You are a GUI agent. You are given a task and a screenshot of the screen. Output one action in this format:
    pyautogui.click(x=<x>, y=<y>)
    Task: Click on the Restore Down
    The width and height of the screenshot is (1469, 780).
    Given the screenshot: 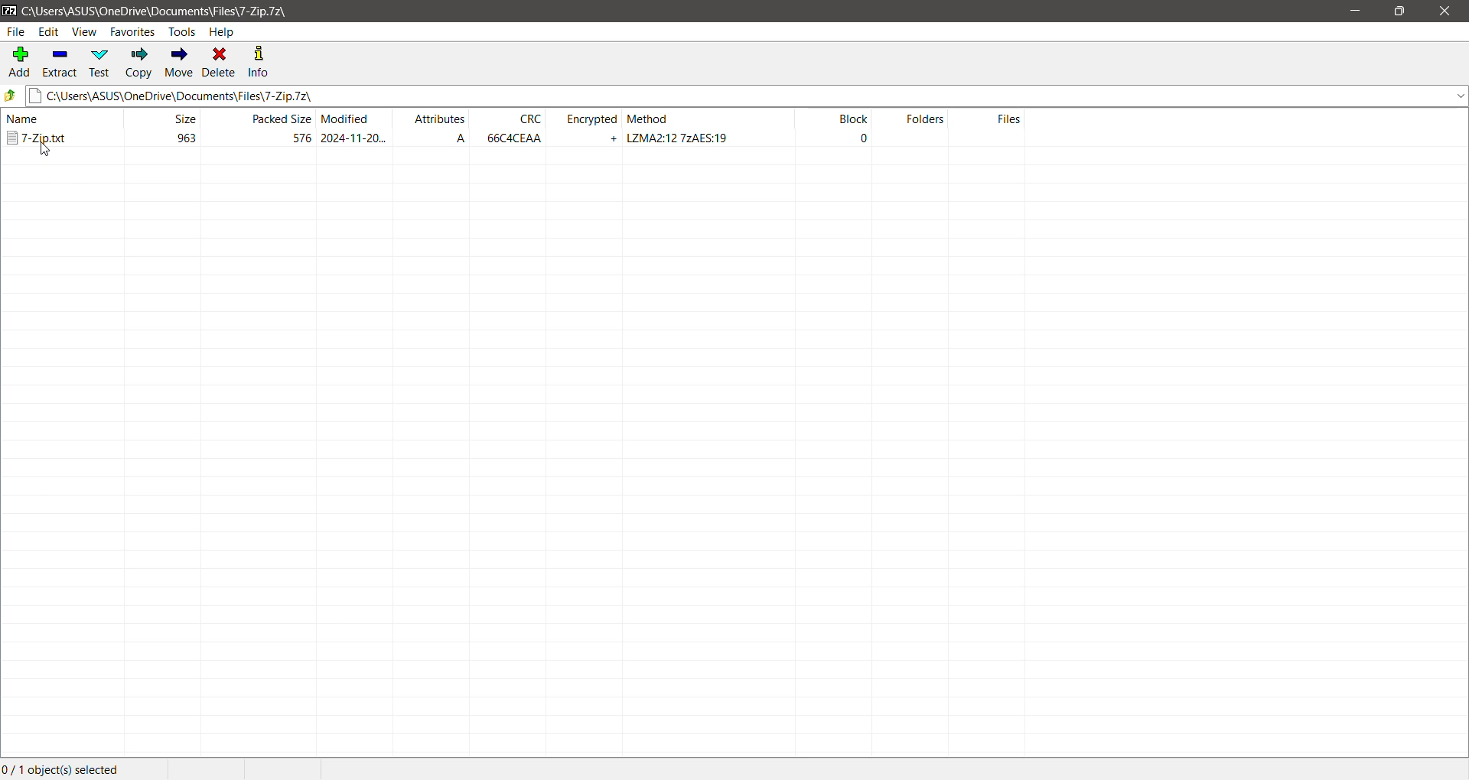 What is the action you would take?
    pyautogui.click(x=1405, y=11)
    